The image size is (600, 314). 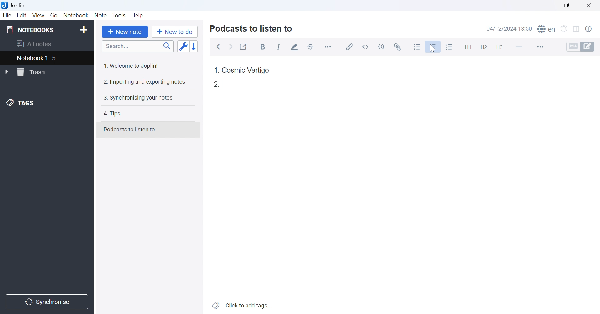 What do you see at coordinates (138, 99) in the screenshot?
I see `3. Synchronising your notes` at bounding box center [138, 99].